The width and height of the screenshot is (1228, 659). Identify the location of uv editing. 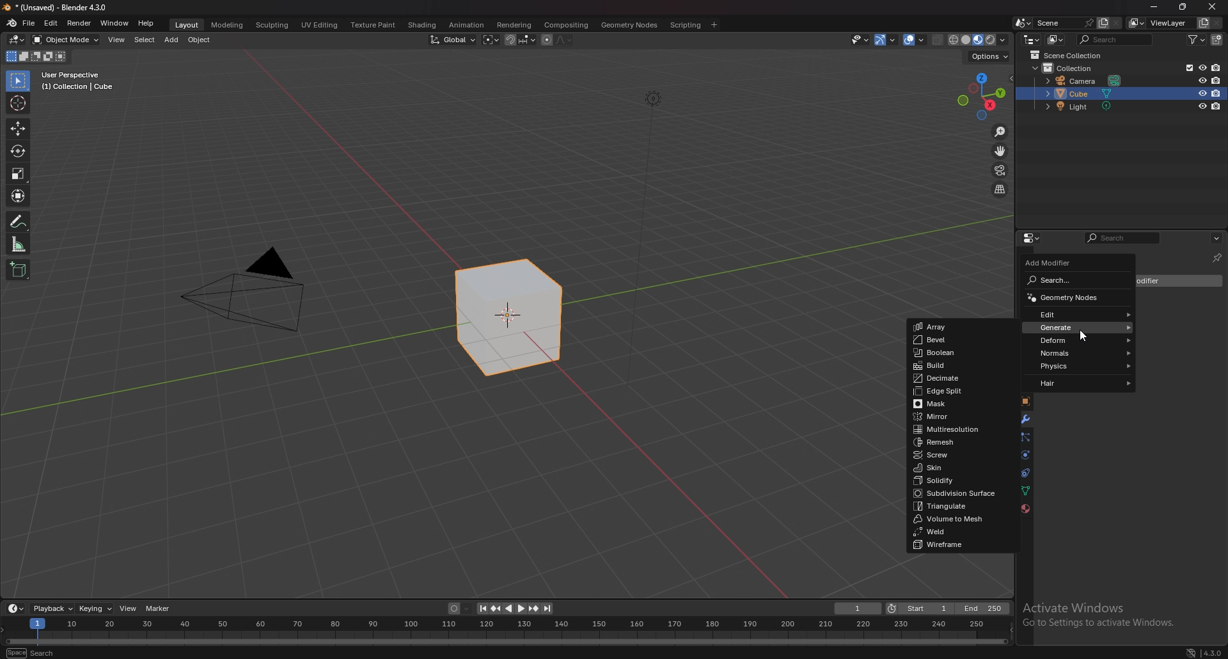
(319, 24).